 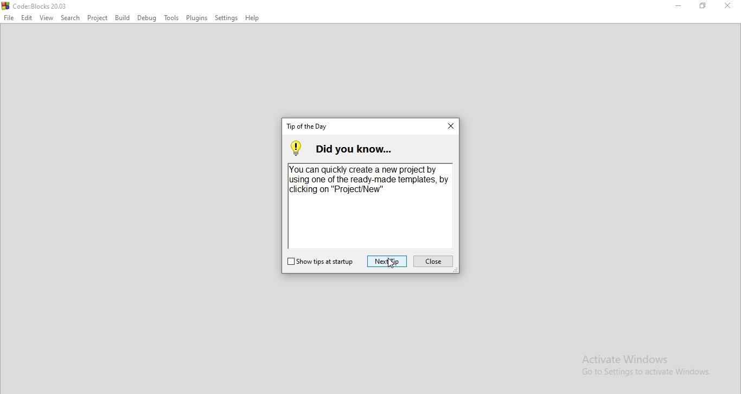 What do you see at coordinates (391, 264) in the screenshot?
I see `cursor on Next Tip` at bounding box center [391, 264].